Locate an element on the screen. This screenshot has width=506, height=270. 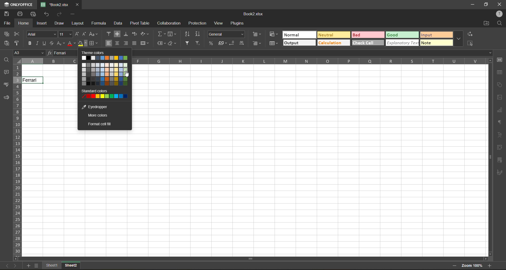
format as table is located at coordinates (274, 44).